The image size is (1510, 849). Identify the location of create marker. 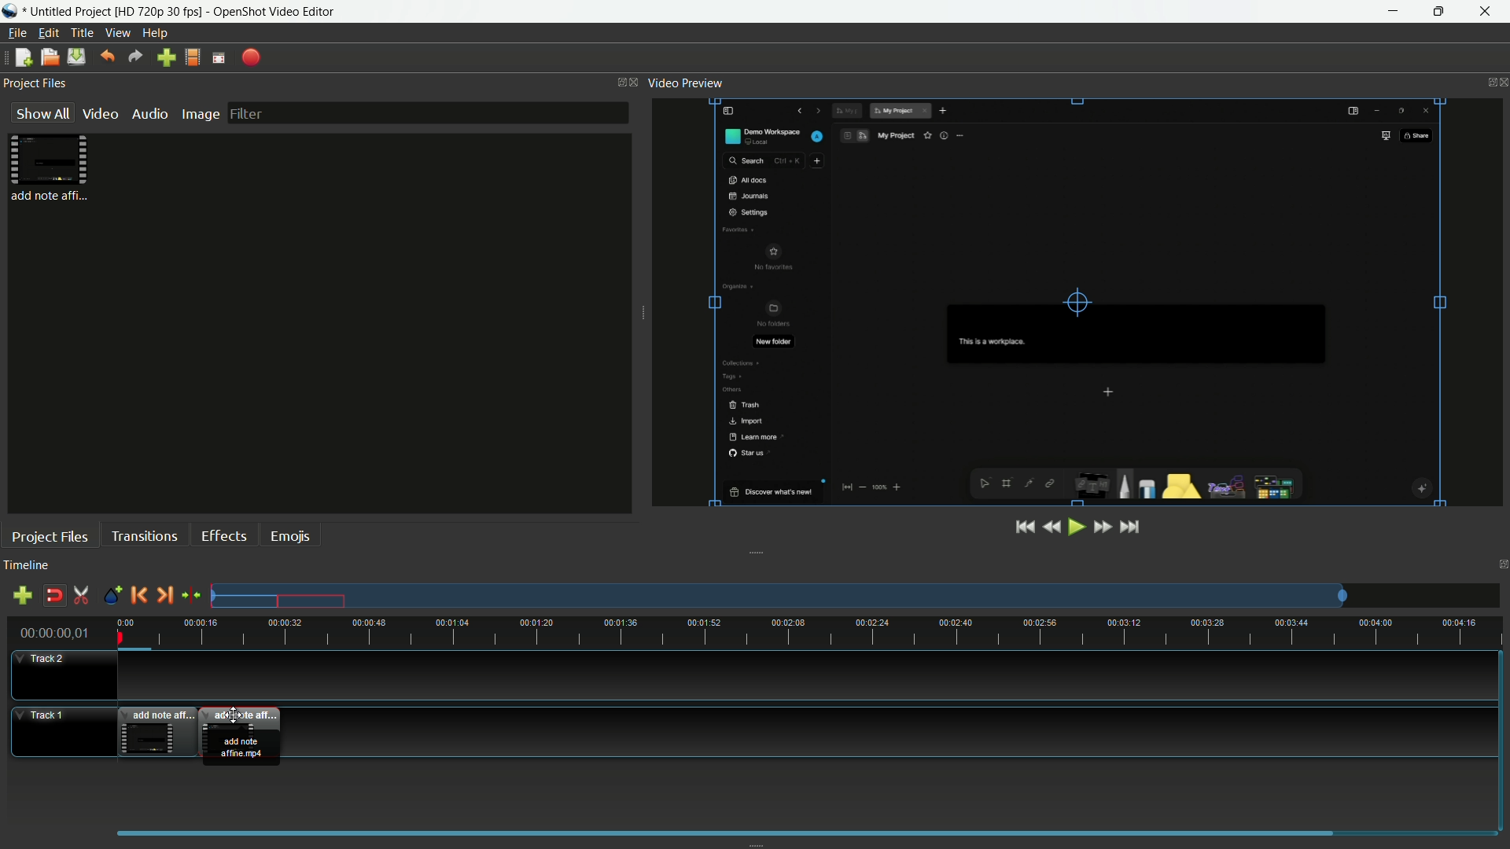
(112, 596).